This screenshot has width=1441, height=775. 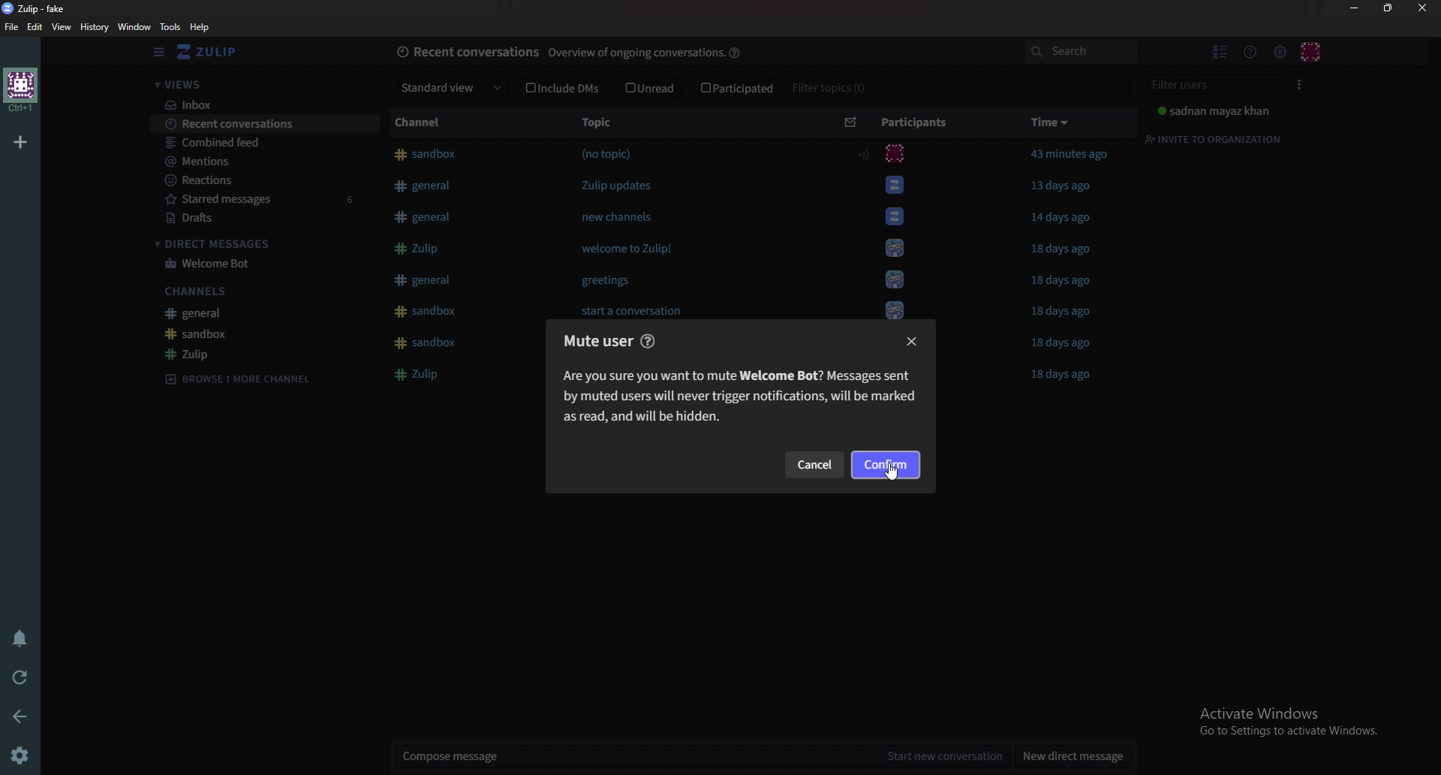 I want to click on # Zulip, so click(x=422, y=376).